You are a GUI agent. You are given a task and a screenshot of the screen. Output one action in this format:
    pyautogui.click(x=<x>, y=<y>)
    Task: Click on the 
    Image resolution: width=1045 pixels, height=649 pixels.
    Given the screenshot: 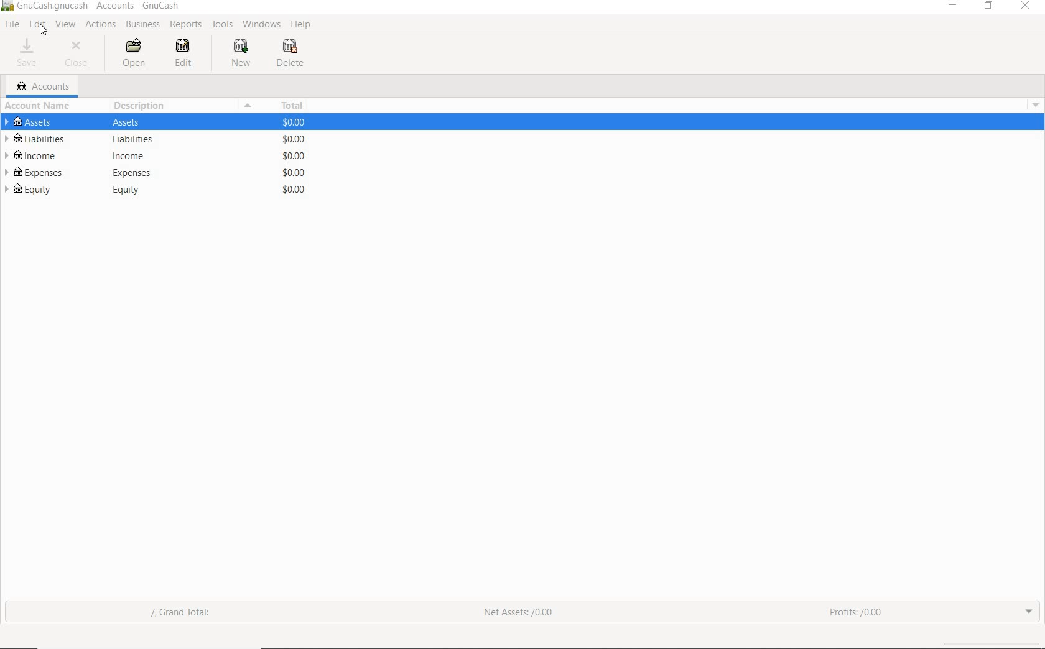 What is the action you would take?
    pyautogui.click(x=299, y=155)
    